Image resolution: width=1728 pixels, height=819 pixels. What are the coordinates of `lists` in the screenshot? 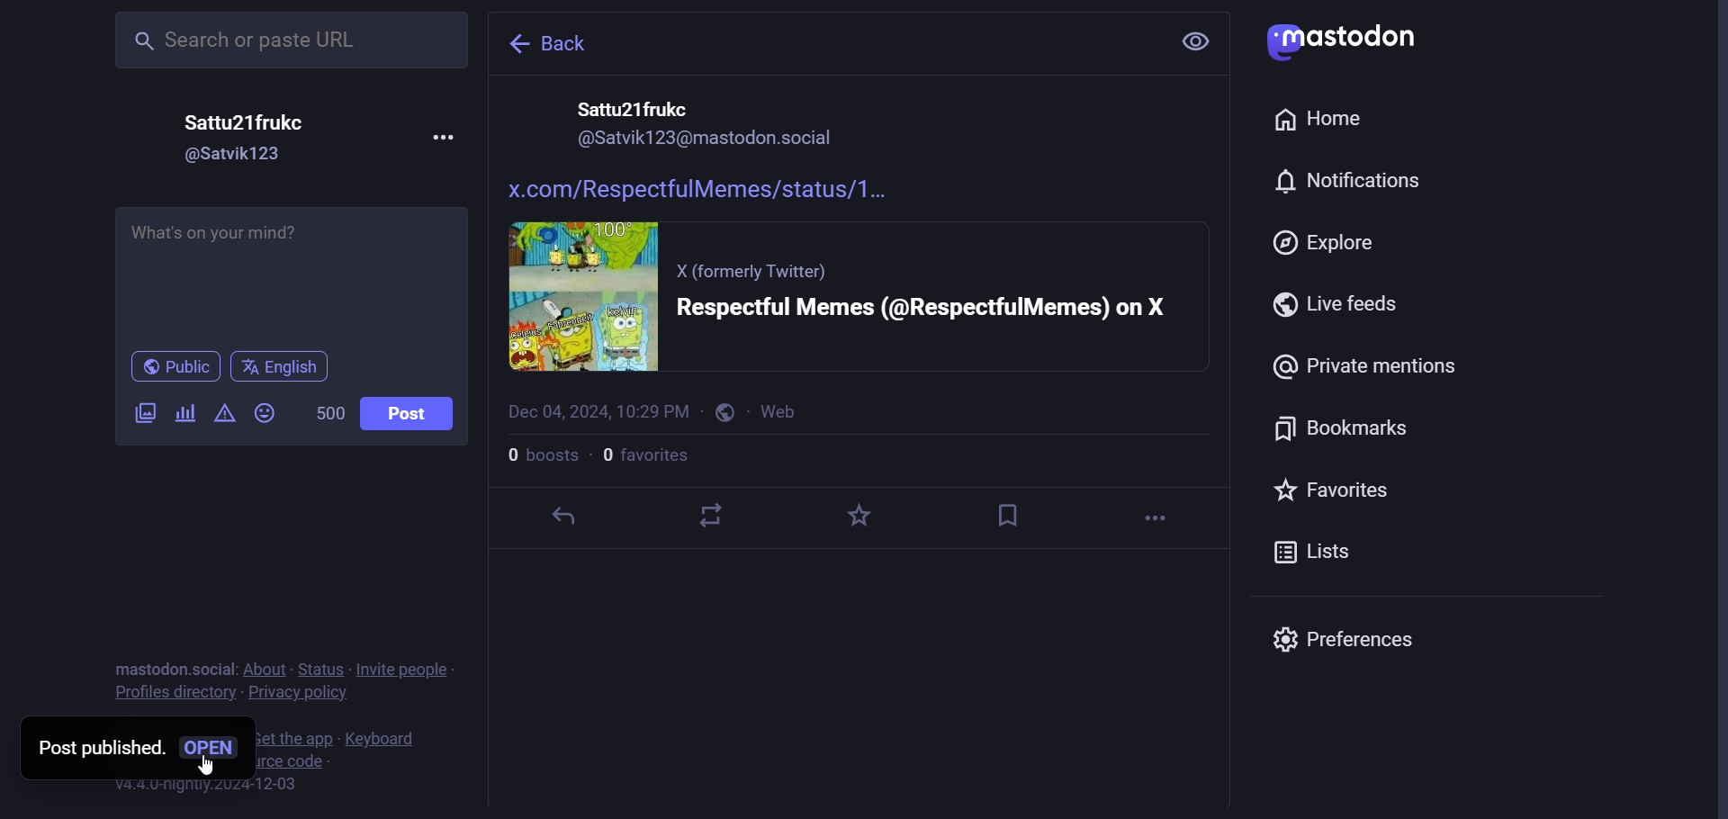 It's located at (1317, 551).